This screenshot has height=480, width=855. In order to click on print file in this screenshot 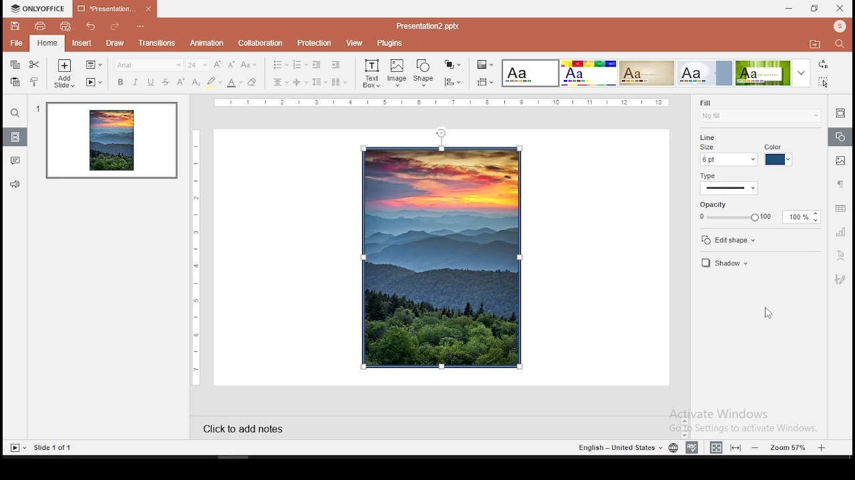, I will do `click(36, 26)`.